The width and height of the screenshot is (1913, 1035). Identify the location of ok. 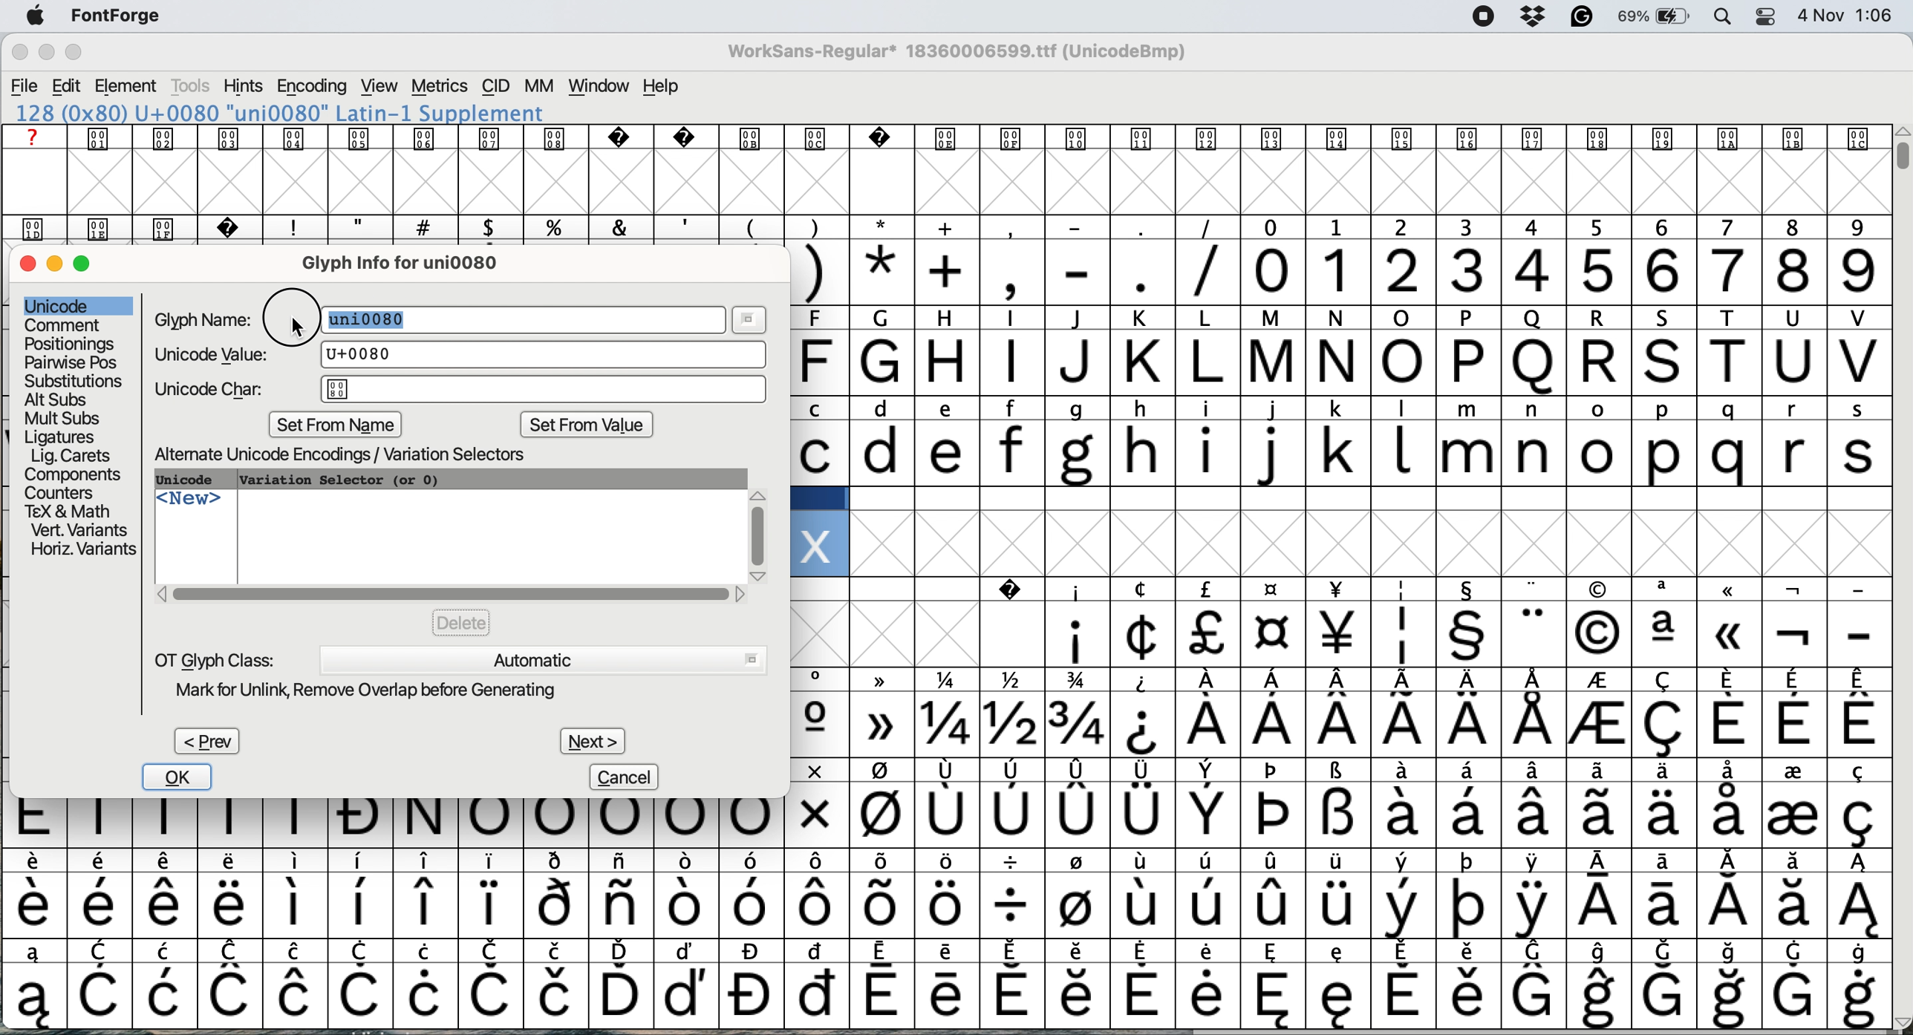
(180, 777).